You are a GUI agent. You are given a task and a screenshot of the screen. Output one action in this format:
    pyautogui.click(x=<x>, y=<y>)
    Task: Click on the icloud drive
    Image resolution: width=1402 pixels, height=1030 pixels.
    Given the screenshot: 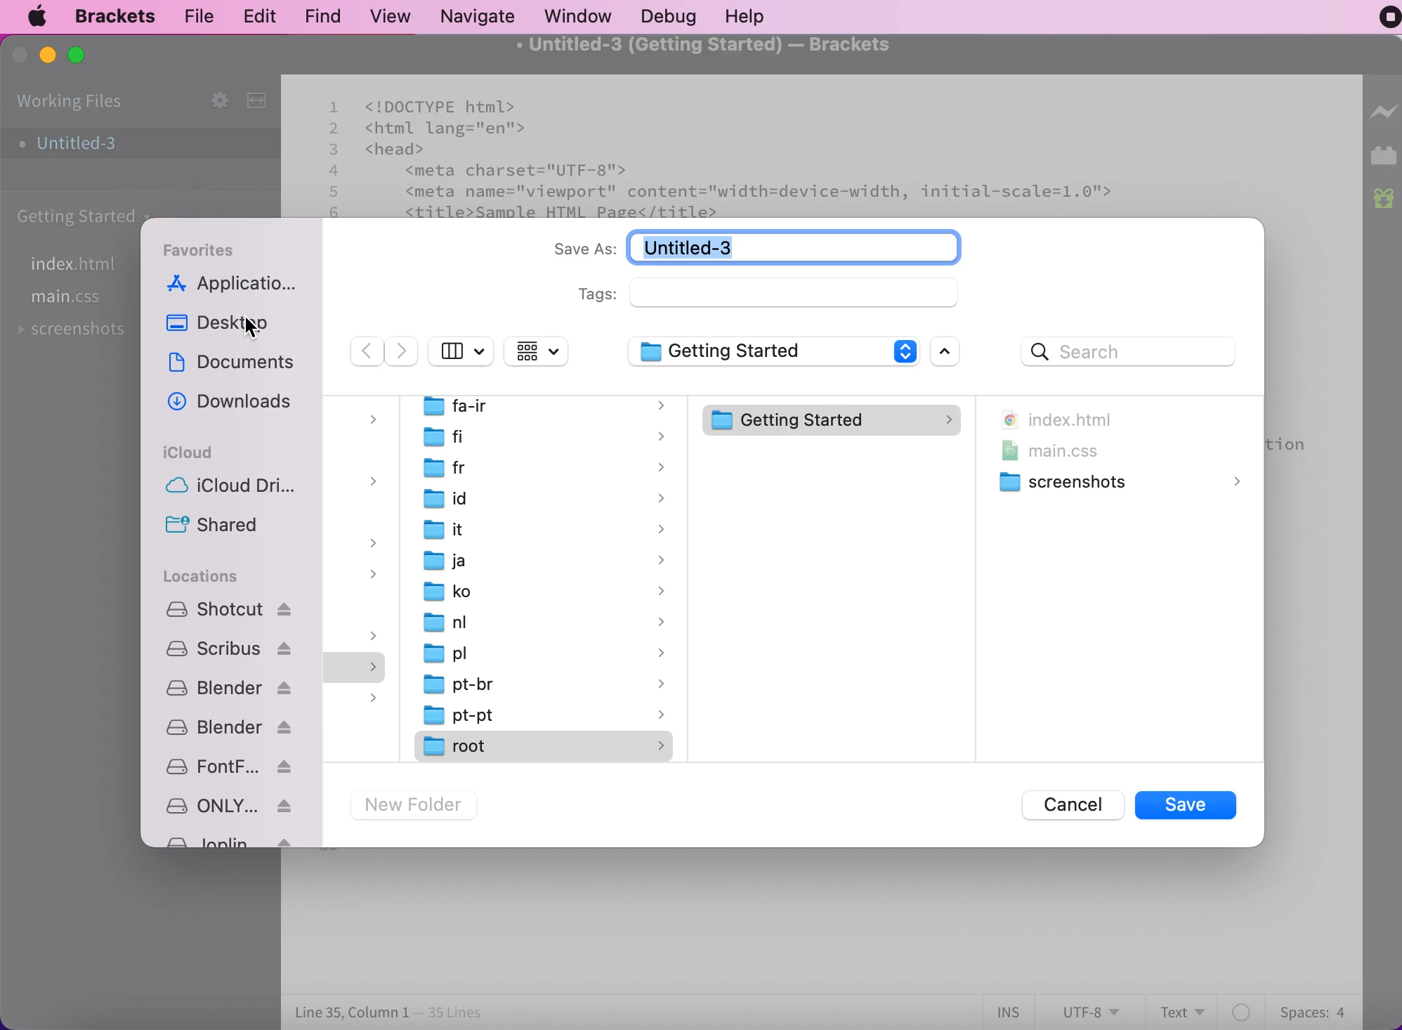 What is the action you would take?
    pyautogui.click(x=227, y=490)
    